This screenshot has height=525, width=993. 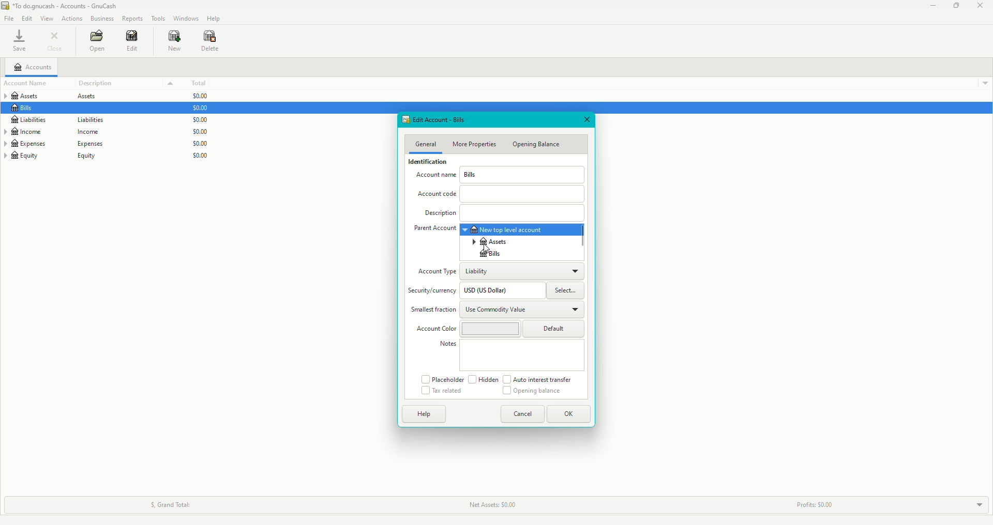 I want to click on Grand Total, so click(x=167, y=503).